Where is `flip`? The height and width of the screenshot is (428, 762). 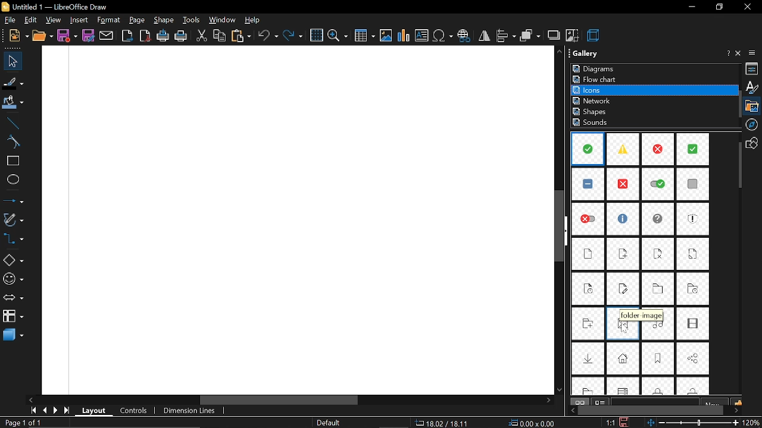
flip is located at coordinates (483, 37).